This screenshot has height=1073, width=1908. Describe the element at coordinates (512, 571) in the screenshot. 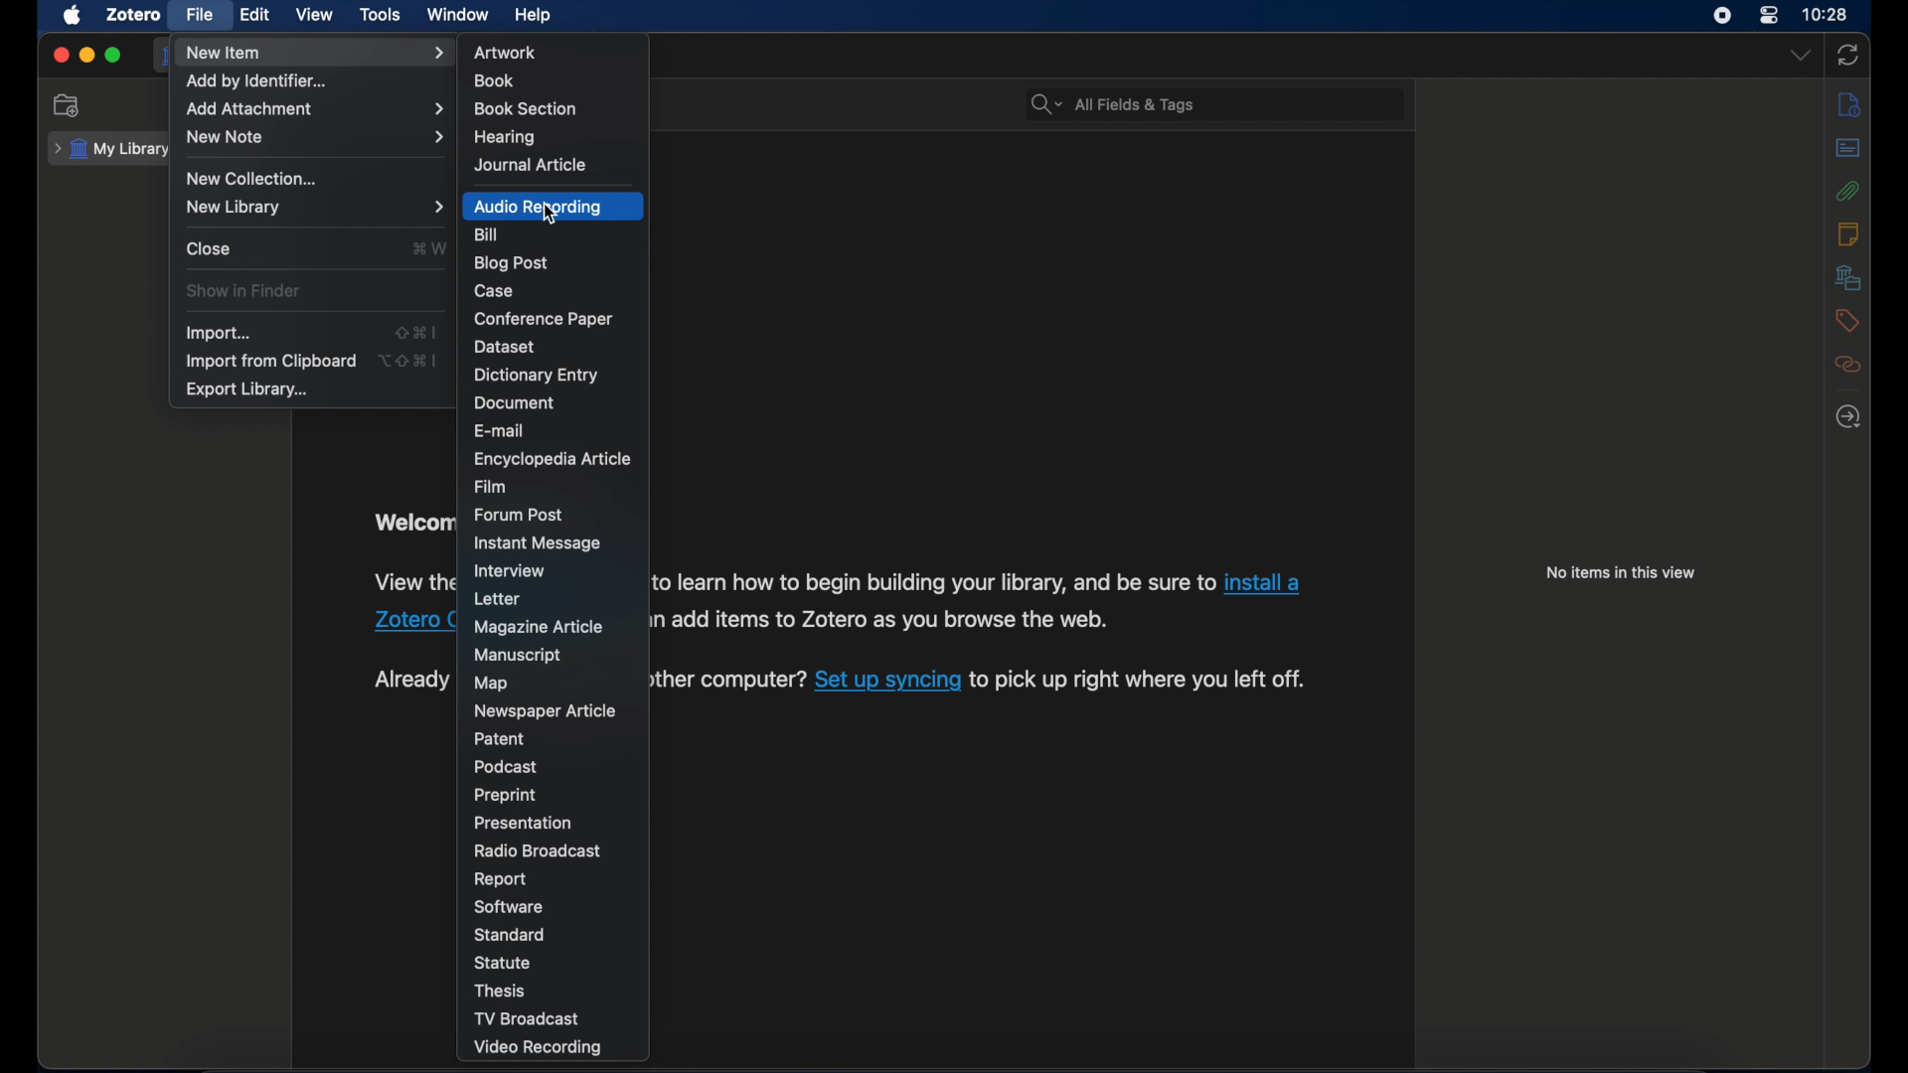

I see `interview` at that location.